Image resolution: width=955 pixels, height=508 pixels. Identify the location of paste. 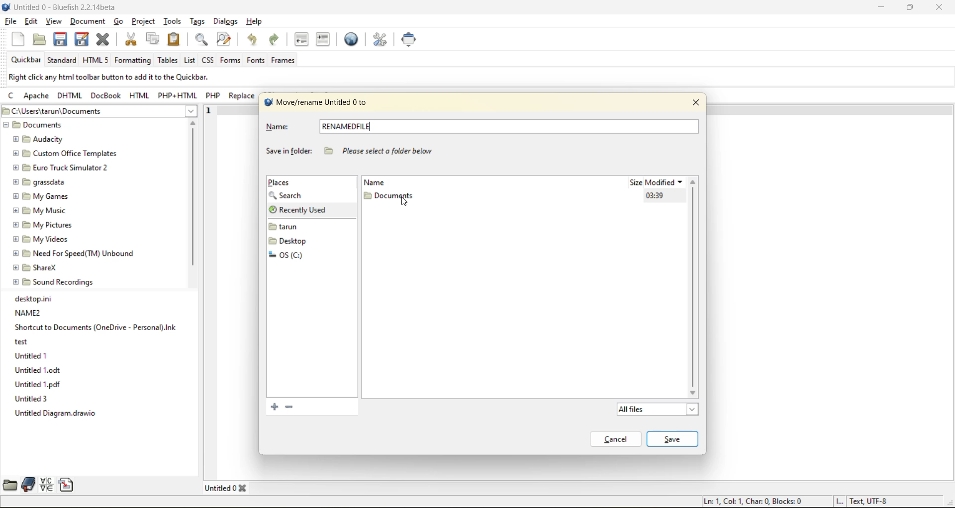
(175, 39).